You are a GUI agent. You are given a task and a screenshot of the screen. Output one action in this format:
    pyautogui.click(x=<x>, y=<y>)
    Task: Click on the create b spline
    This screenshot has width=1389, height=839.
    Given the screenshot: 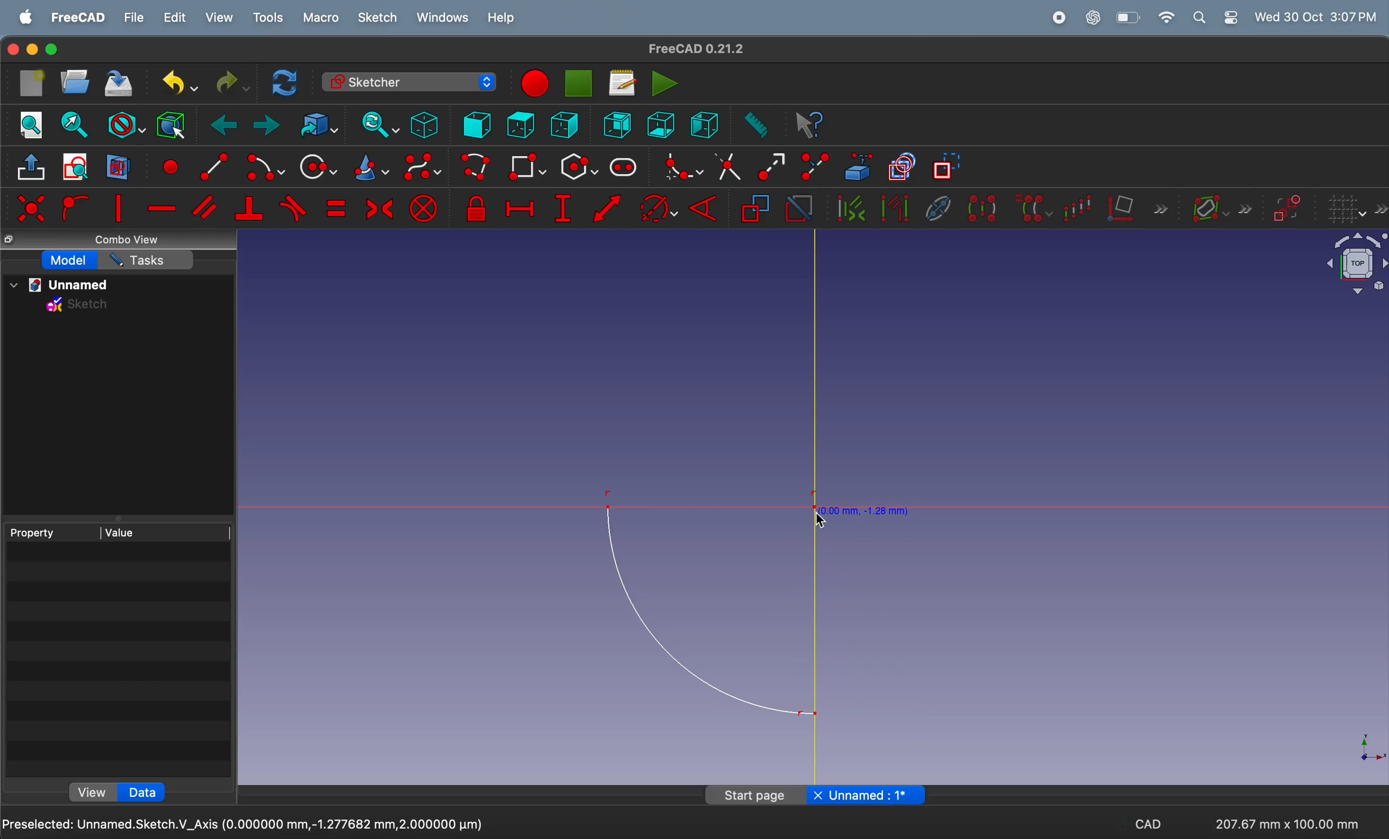 What is the action you would take?
    pyautogui.click(x=423, y=169)
    